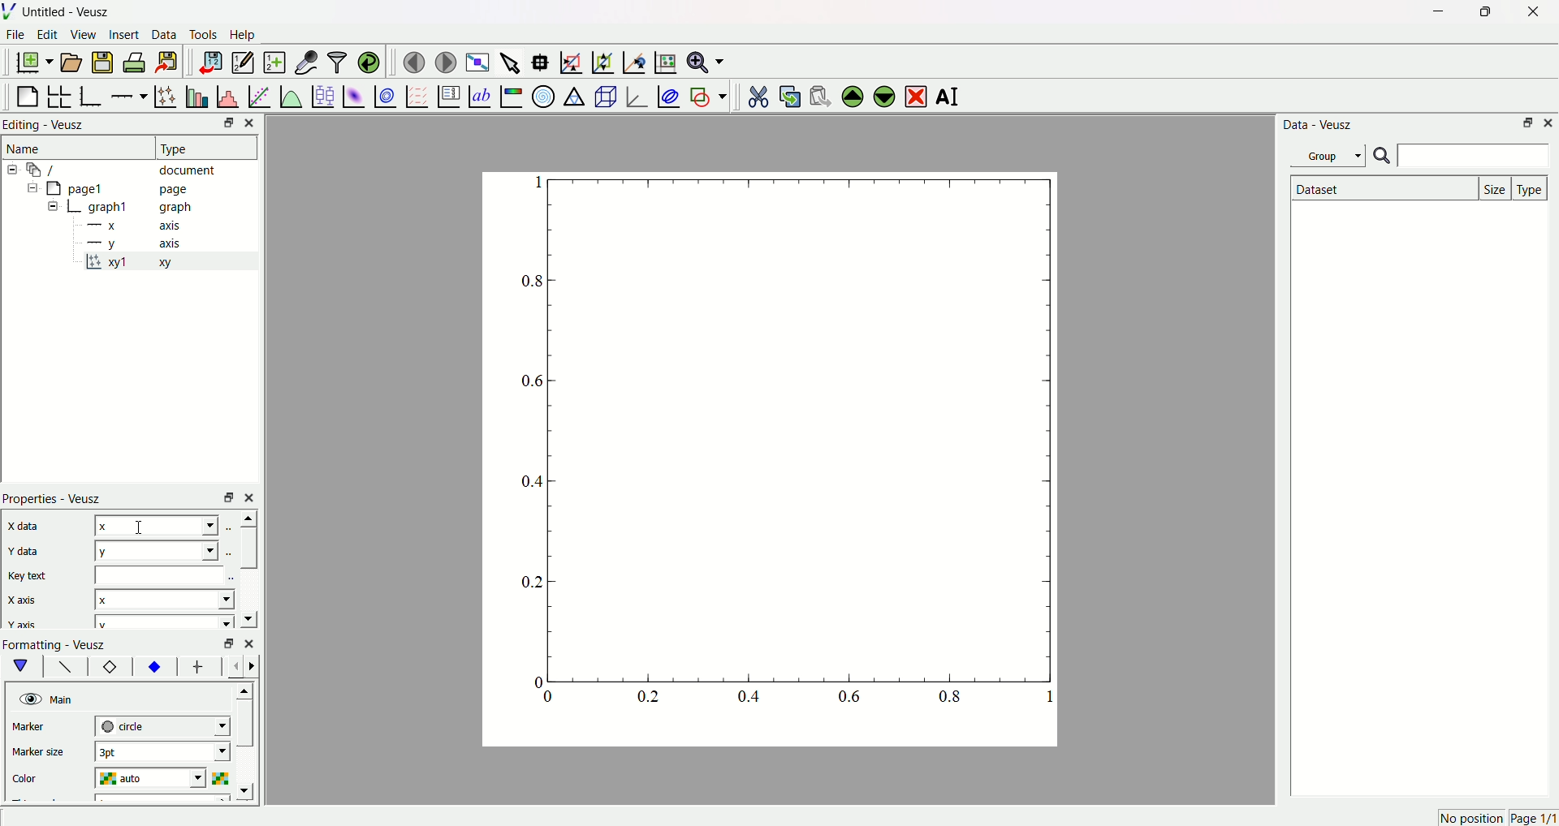  What do you see at coordinates (759, 463) in the screenshot?
I see `page` at bounding box center [759, 463].